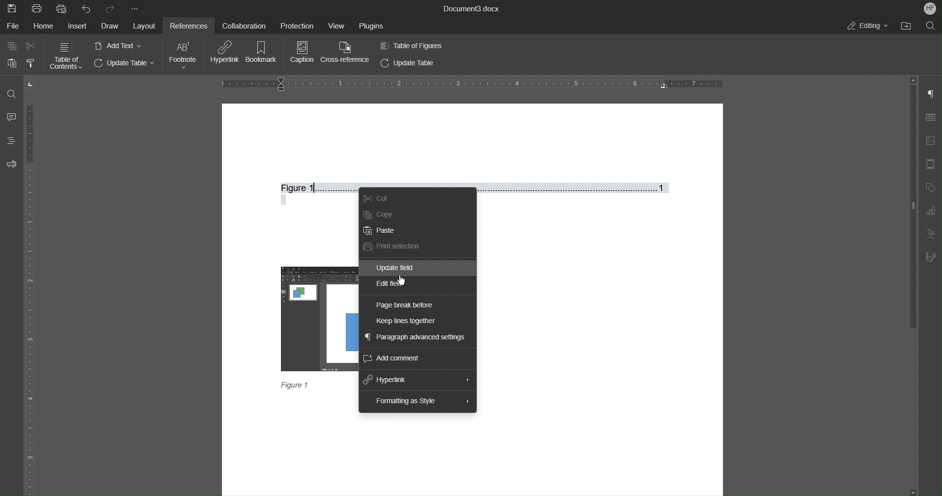 The height and width of the screenshot is (496, 942). I want to click on Hyperlink, so click(226, 53).